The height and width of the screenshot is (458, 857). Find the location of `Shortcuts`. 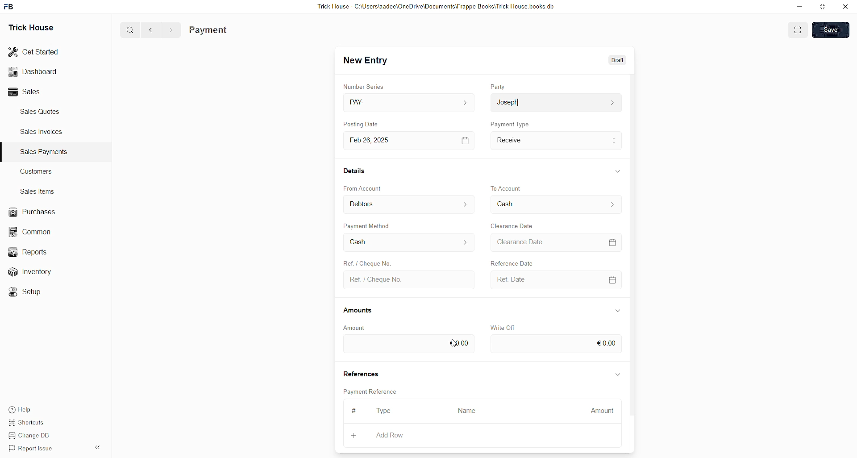

Shortcuts is located at coordinates (30, 421).